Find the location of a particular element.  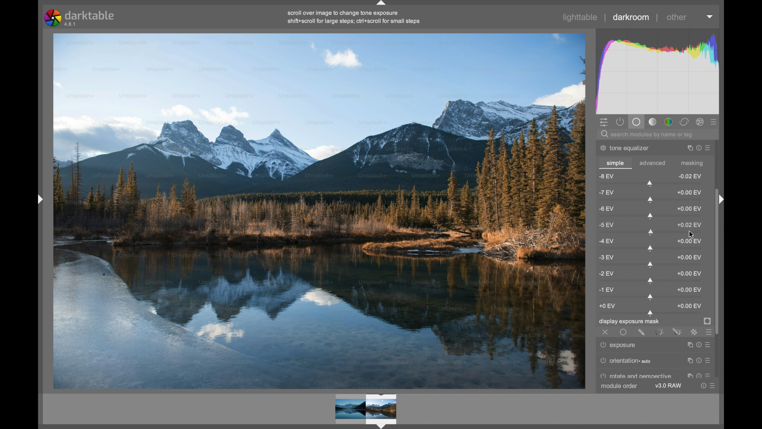

slider is located at coordinates (650, 200).